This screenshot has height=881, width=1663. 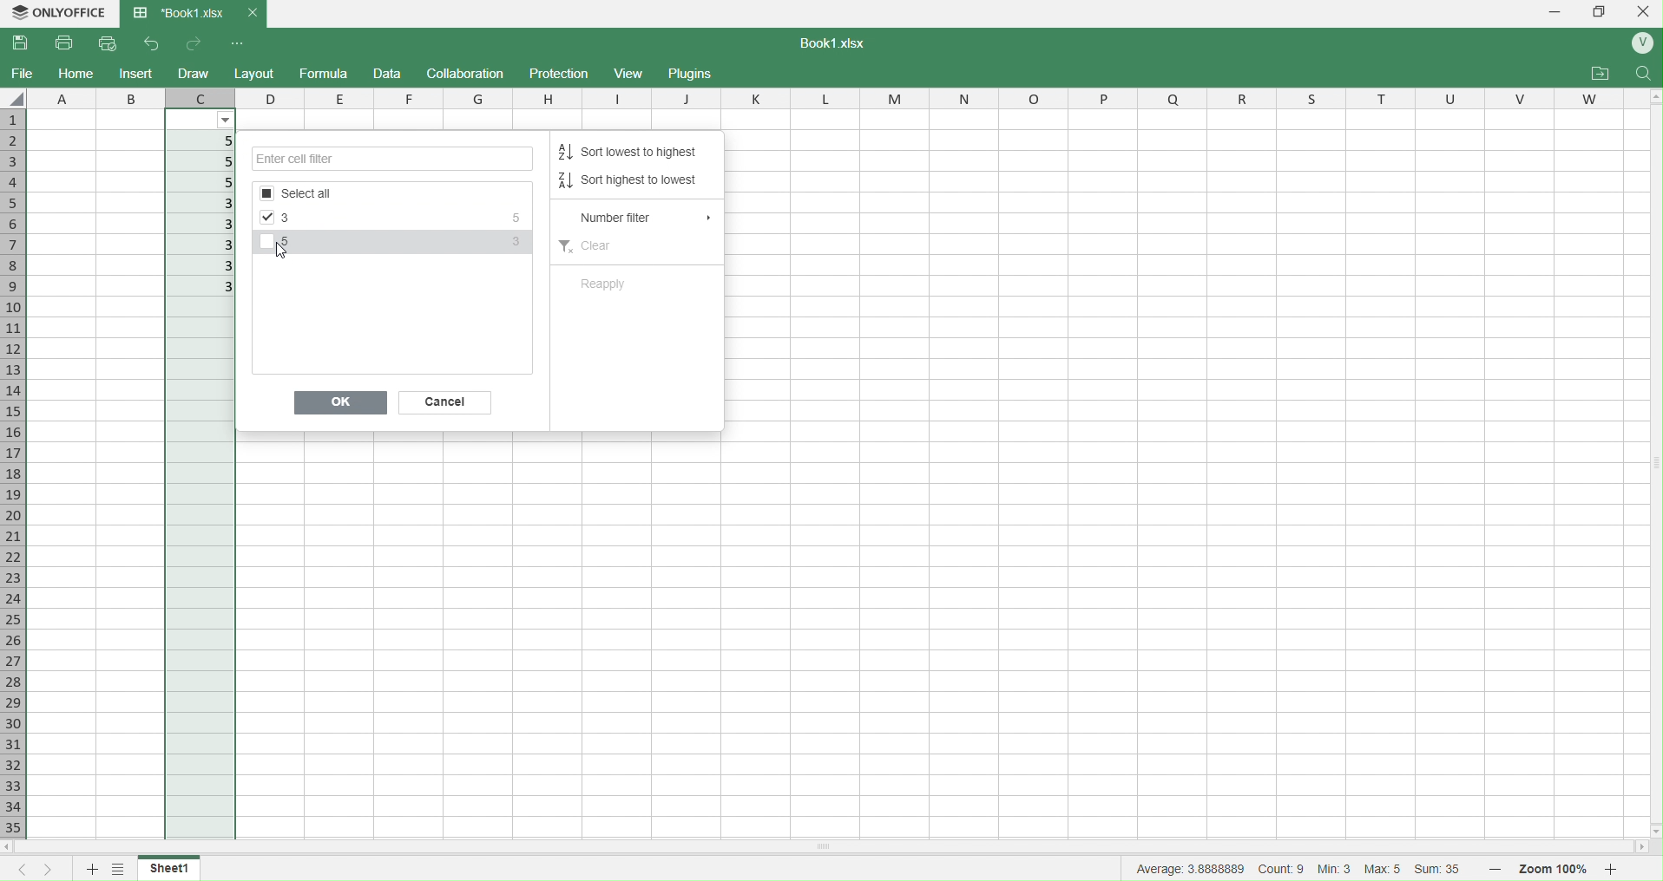 What do you see at coordinates (386, 74) in the screenshot?
I see `Draft` at bounding box center [386, 74].